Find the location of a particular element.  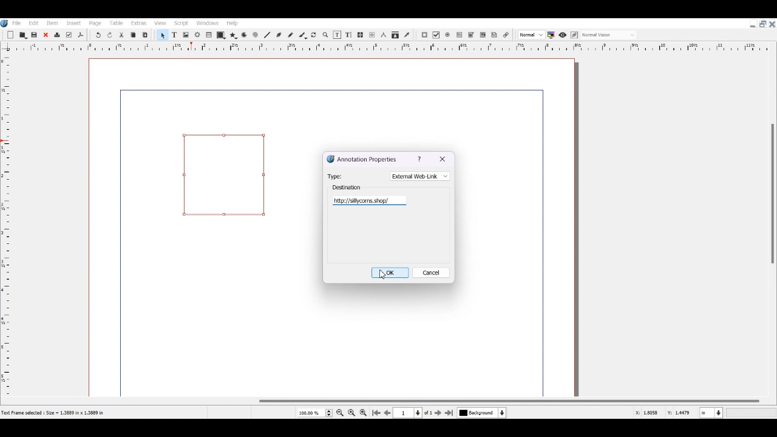

Zoom to 100% is located at coordinates (351, 412).